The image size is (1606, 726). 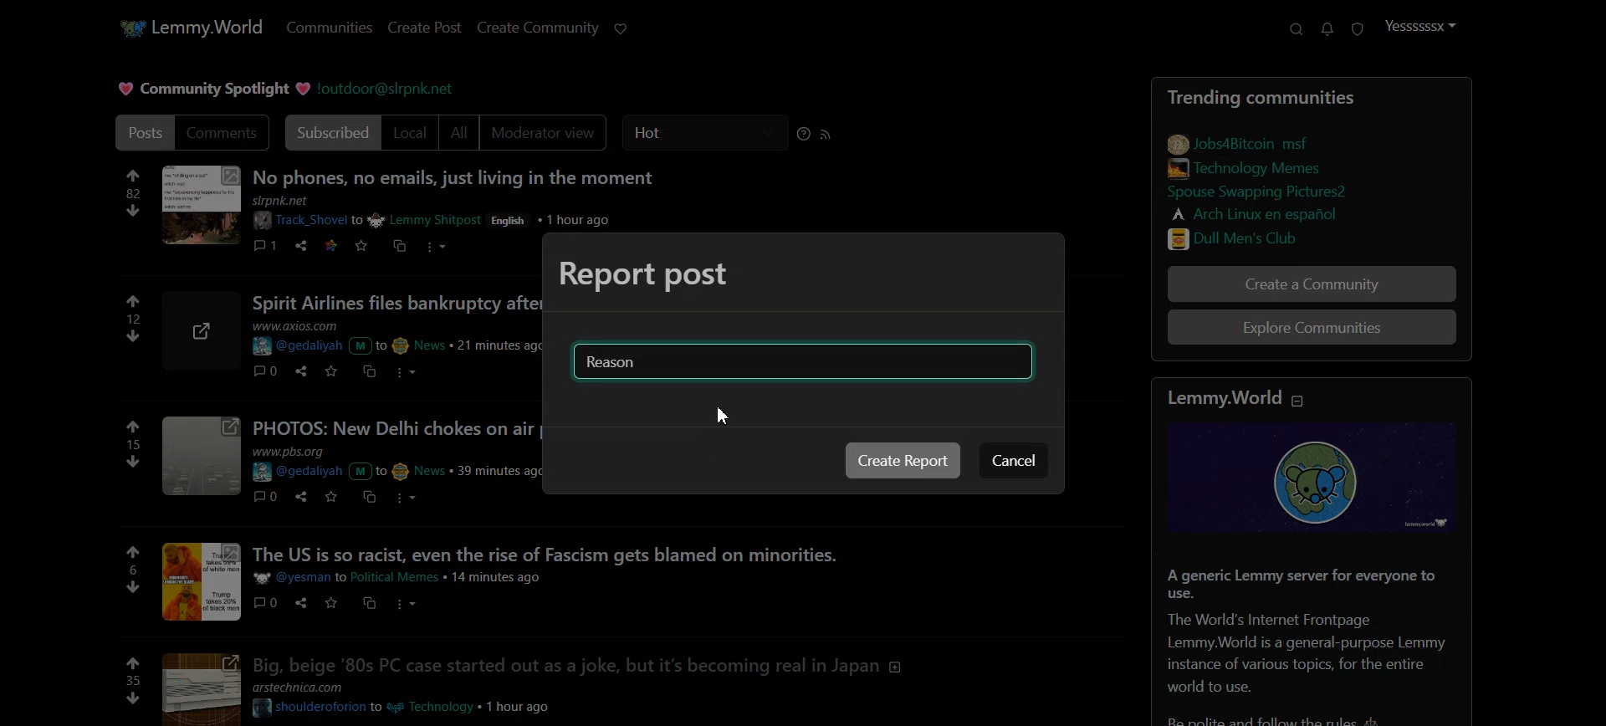 What do you see at coordinates (133, 698) in the screenshot?
I see `downvote` at bounding box center [133, 698].